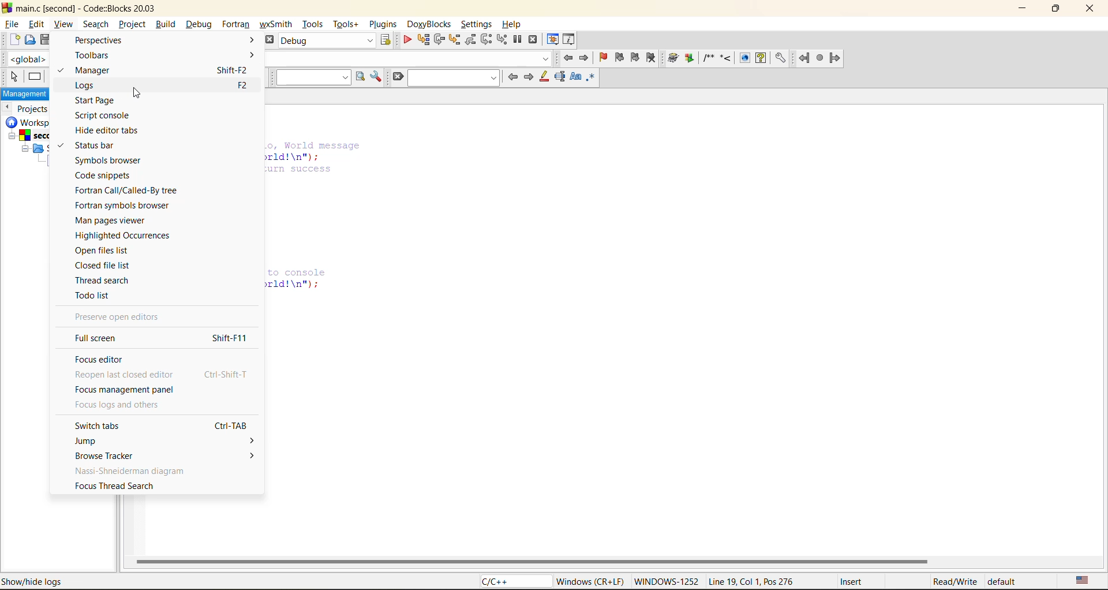 The image size is (1108, 590). Describe the element at coordinates (112, 132) in the screenshot. I see `hide editor tabs` at that location.